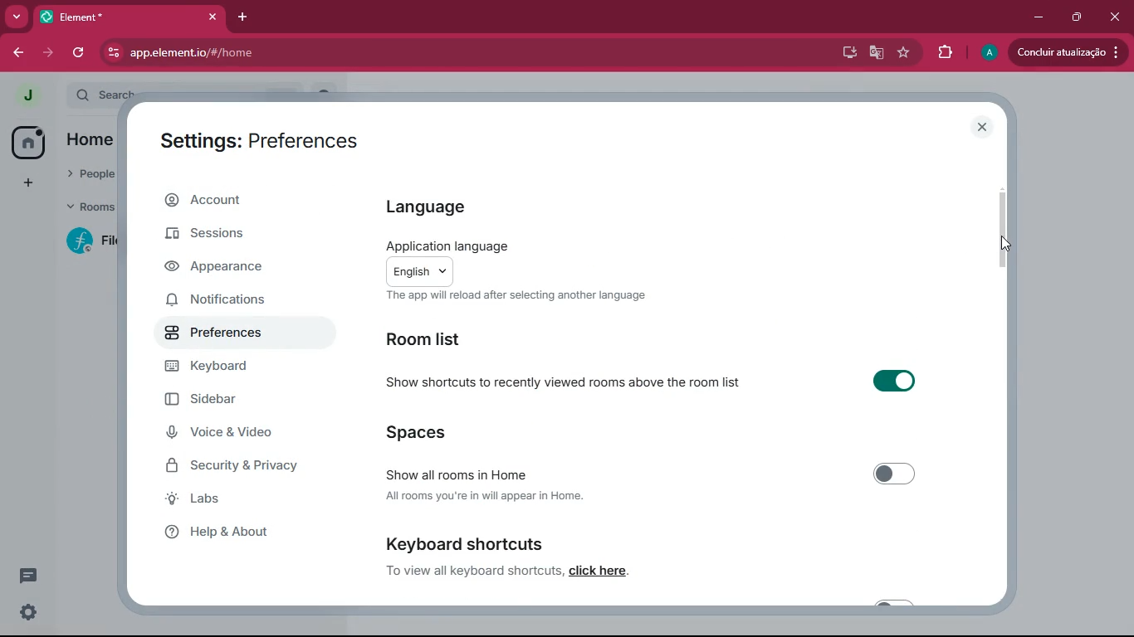 This screenshot has width=1134, height=637. Describe the element at coordinates (1075, 17) in the screenshot. I see `restore down` at that location.